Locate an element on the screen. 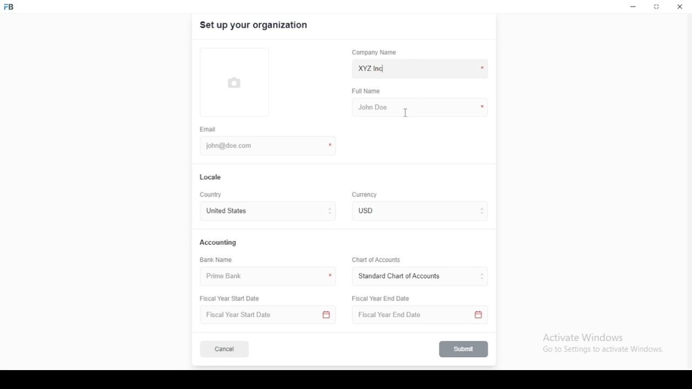 This screenshot has height=389, width=692. john doe is located at coordinates (420, 106).